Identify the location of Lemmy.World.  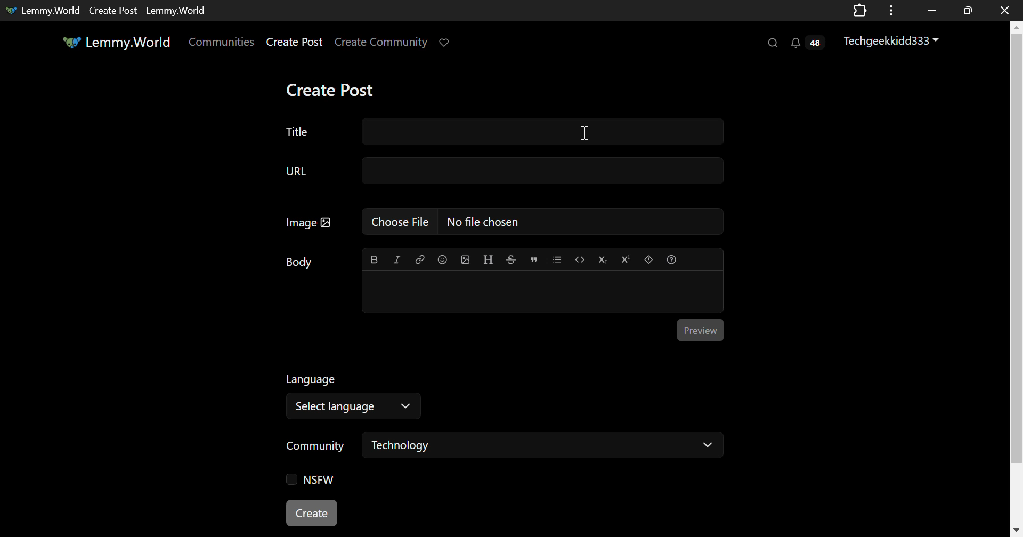
(115, 43).